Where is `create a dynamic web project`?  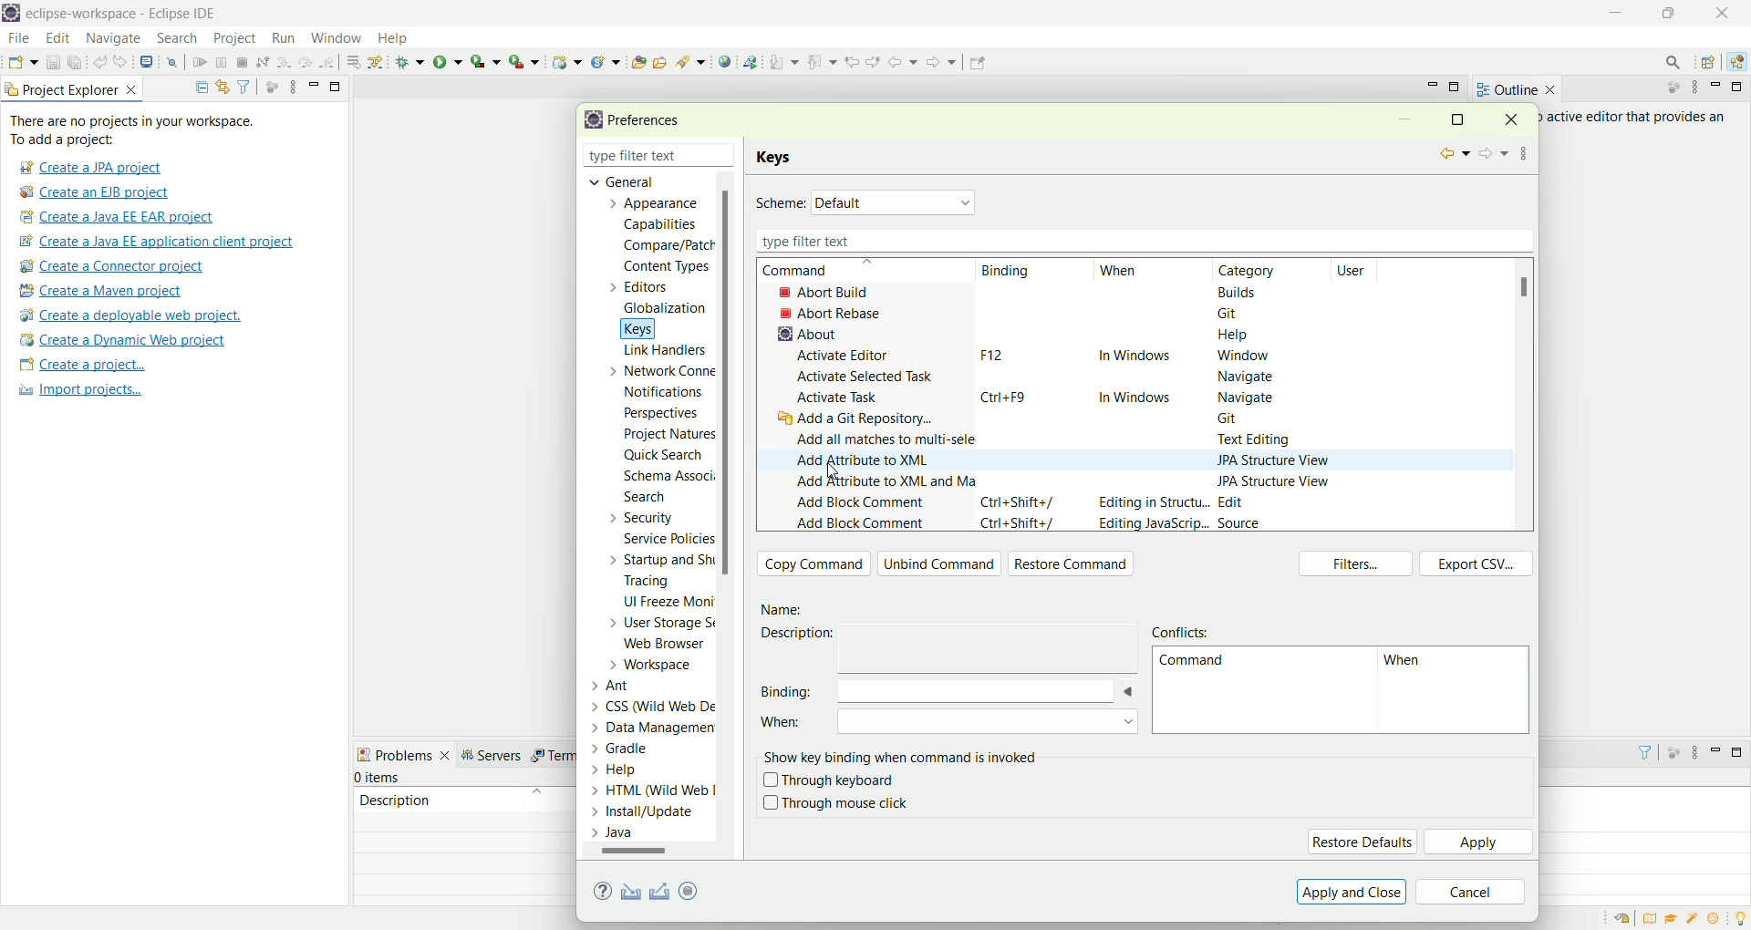
create a dynamic web project is located at coordinates (565, 60).